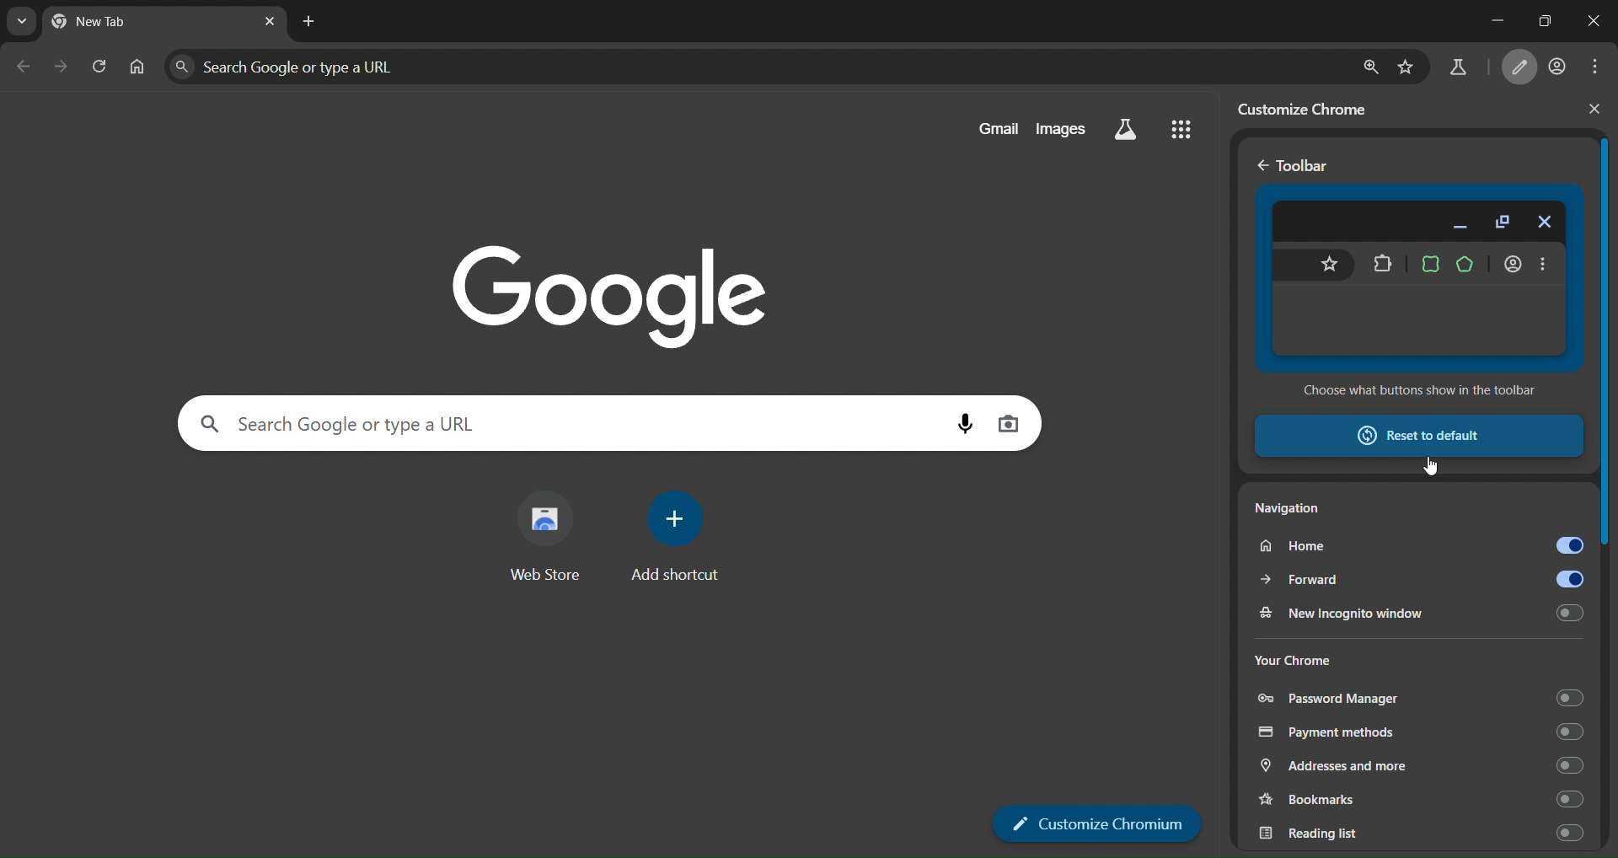  I want to click on close, so click(1589, 109).